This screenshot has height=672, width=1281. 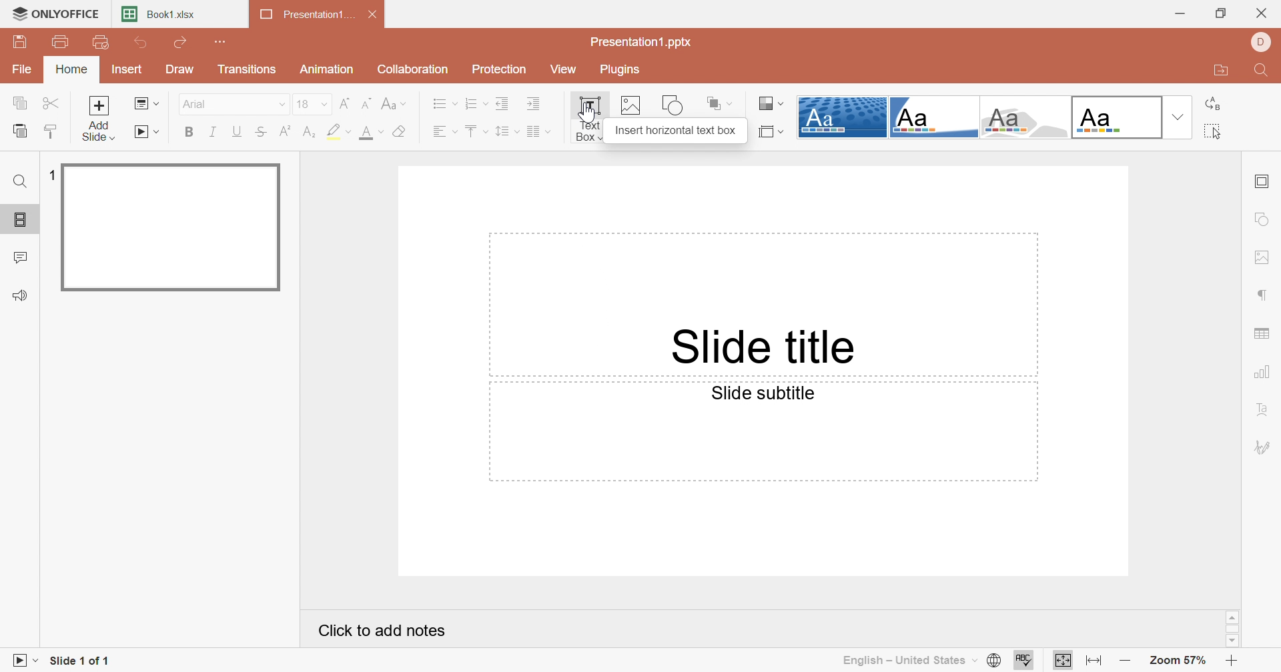 I want to click on Select slide size, so click(x=772, y=131).